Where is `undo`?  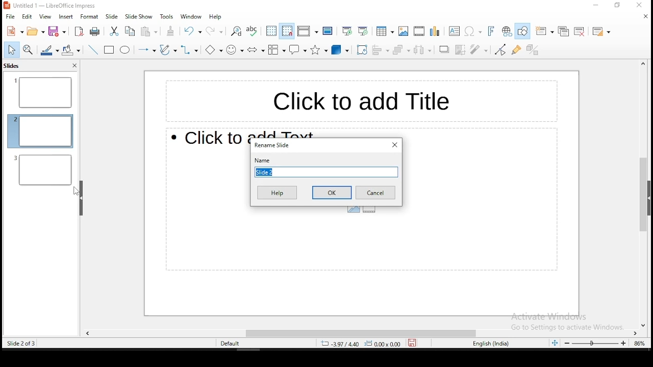 undo is located at coordinates (192, 31).